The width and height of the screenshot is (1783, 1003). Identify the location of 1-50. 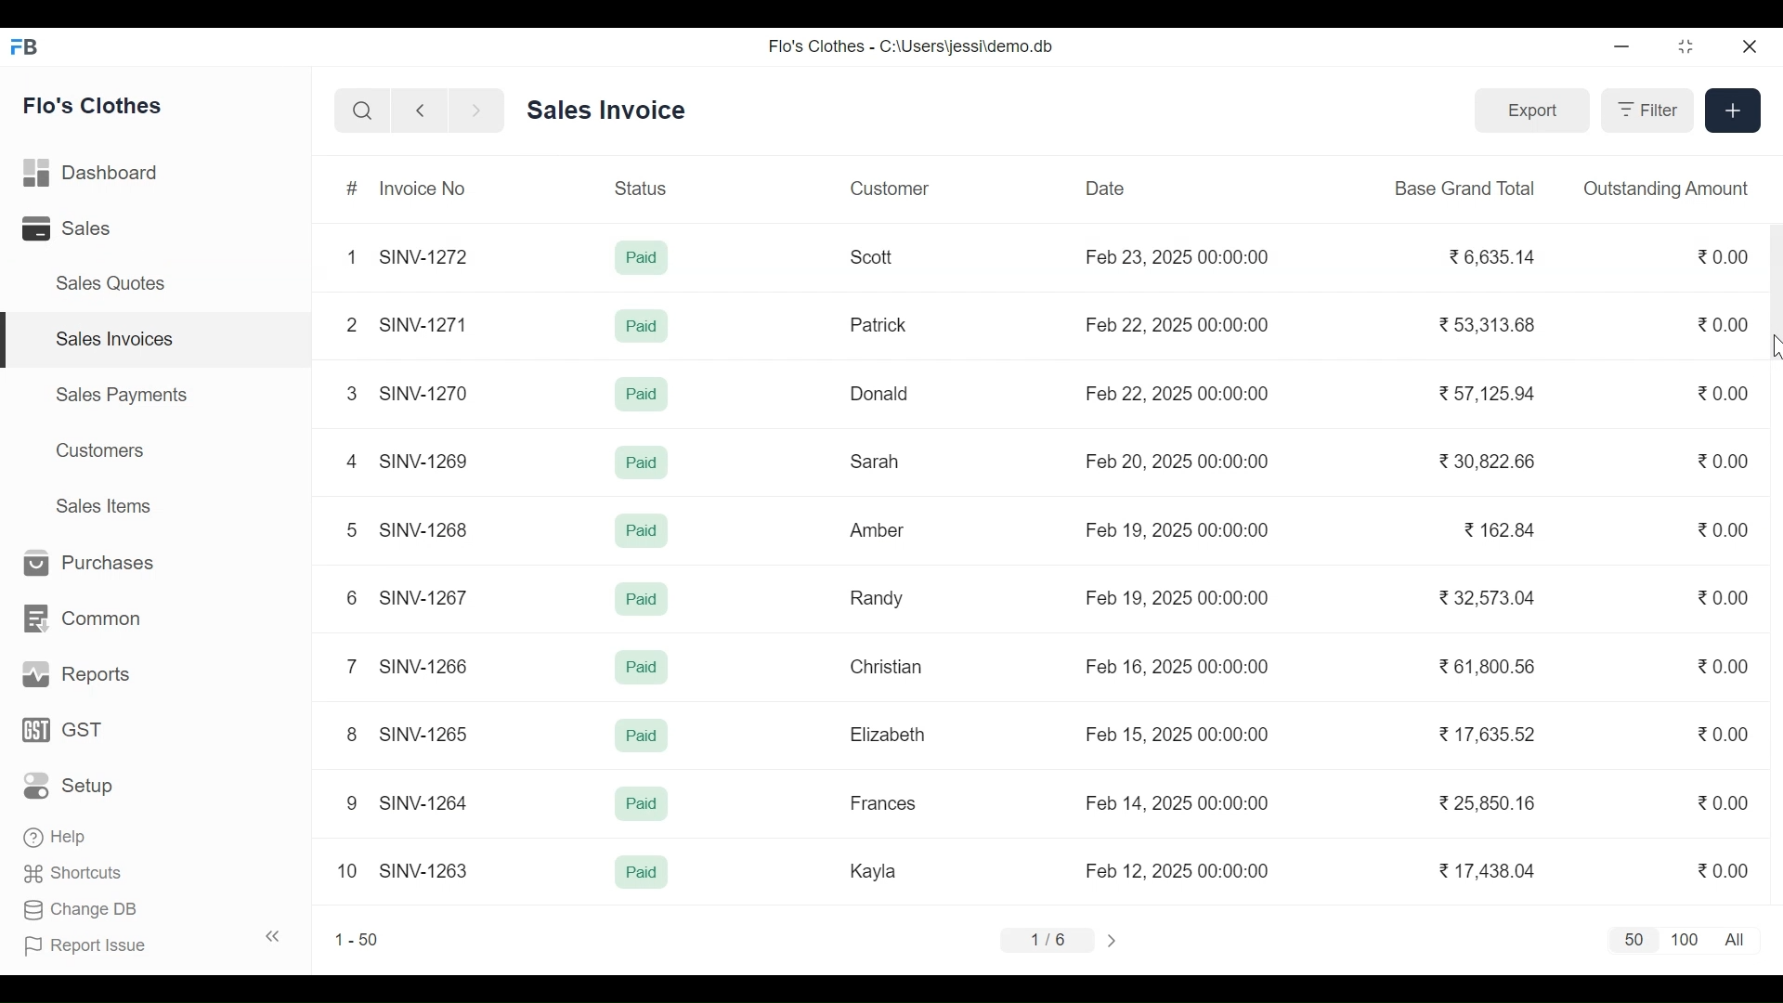
(357, 939).